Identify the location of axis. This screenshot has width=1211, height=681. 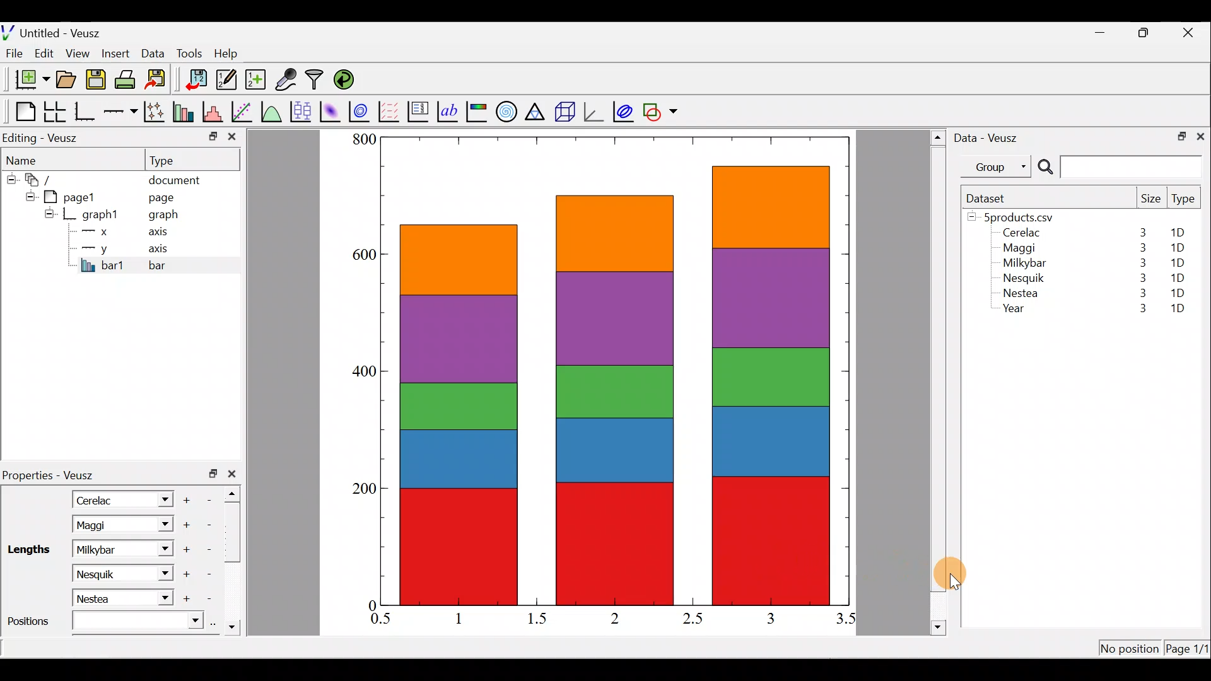
(162, 233).